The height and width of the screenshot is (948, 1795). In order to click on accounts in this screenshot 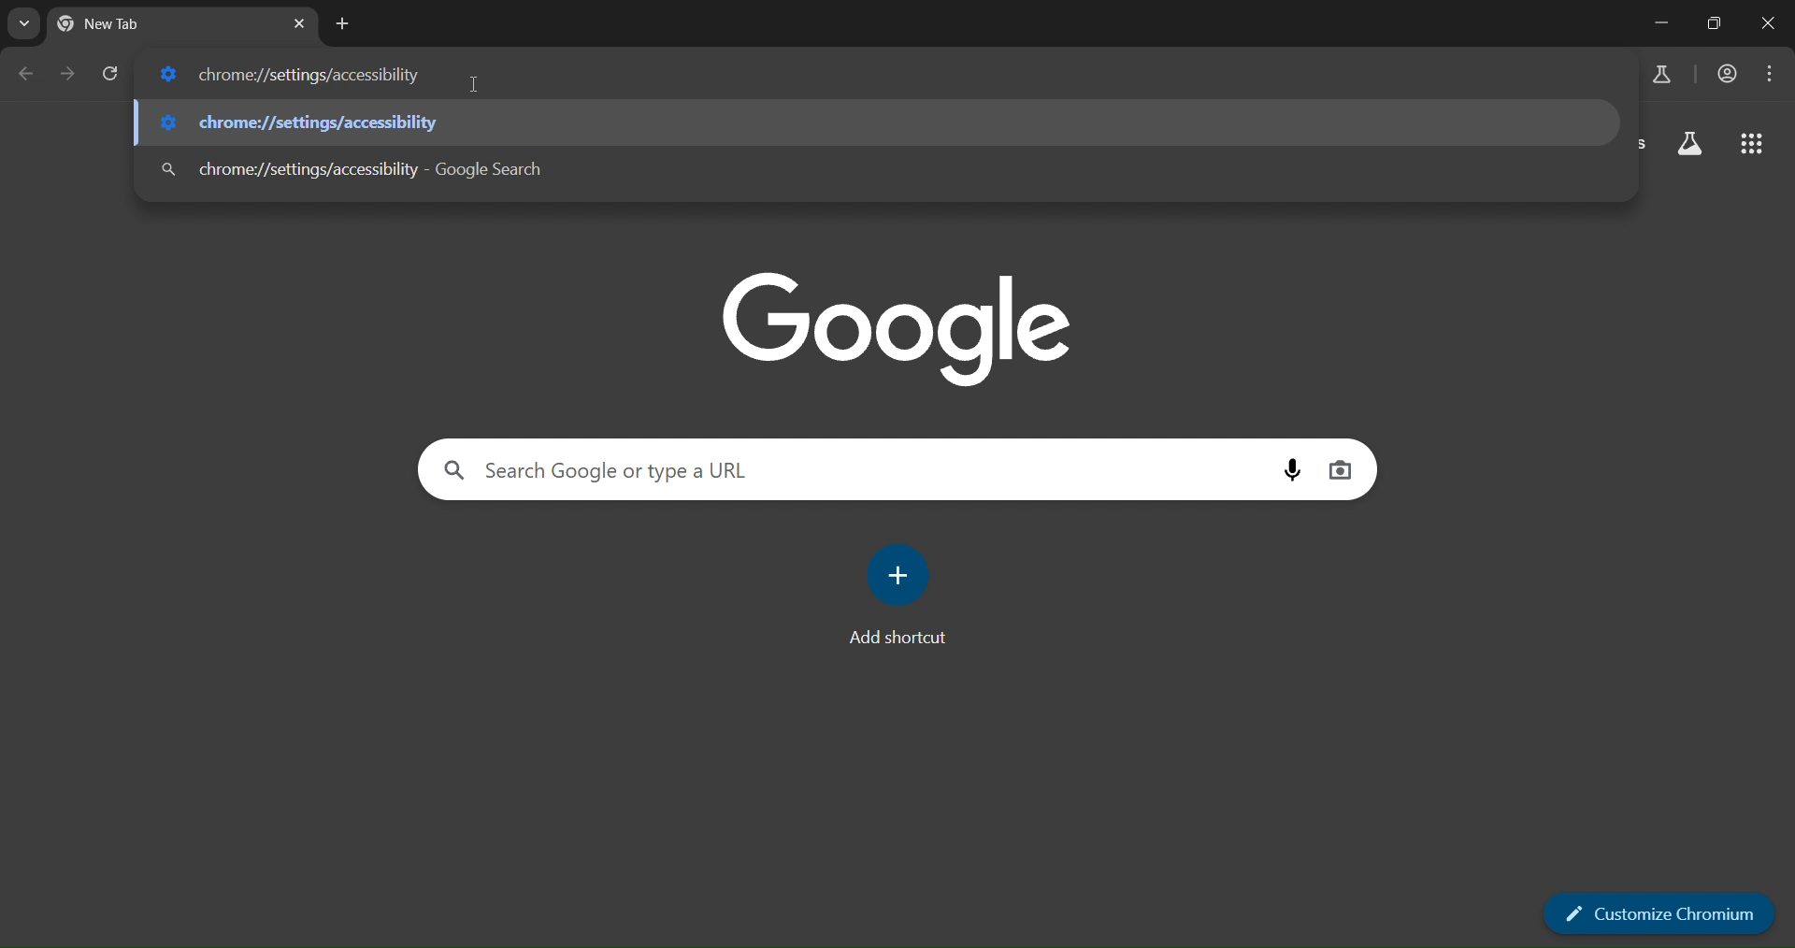, I will do `click(1729, 75)`.